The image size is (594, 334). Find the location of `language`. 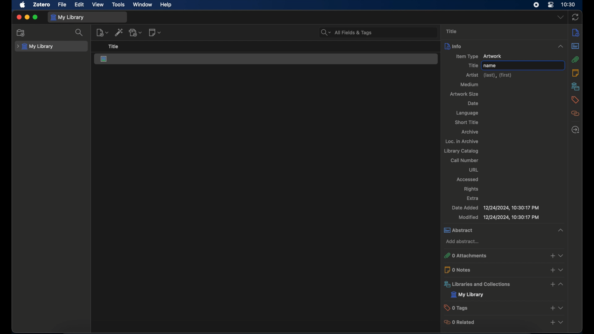

language is located at coordinates (467, 113).